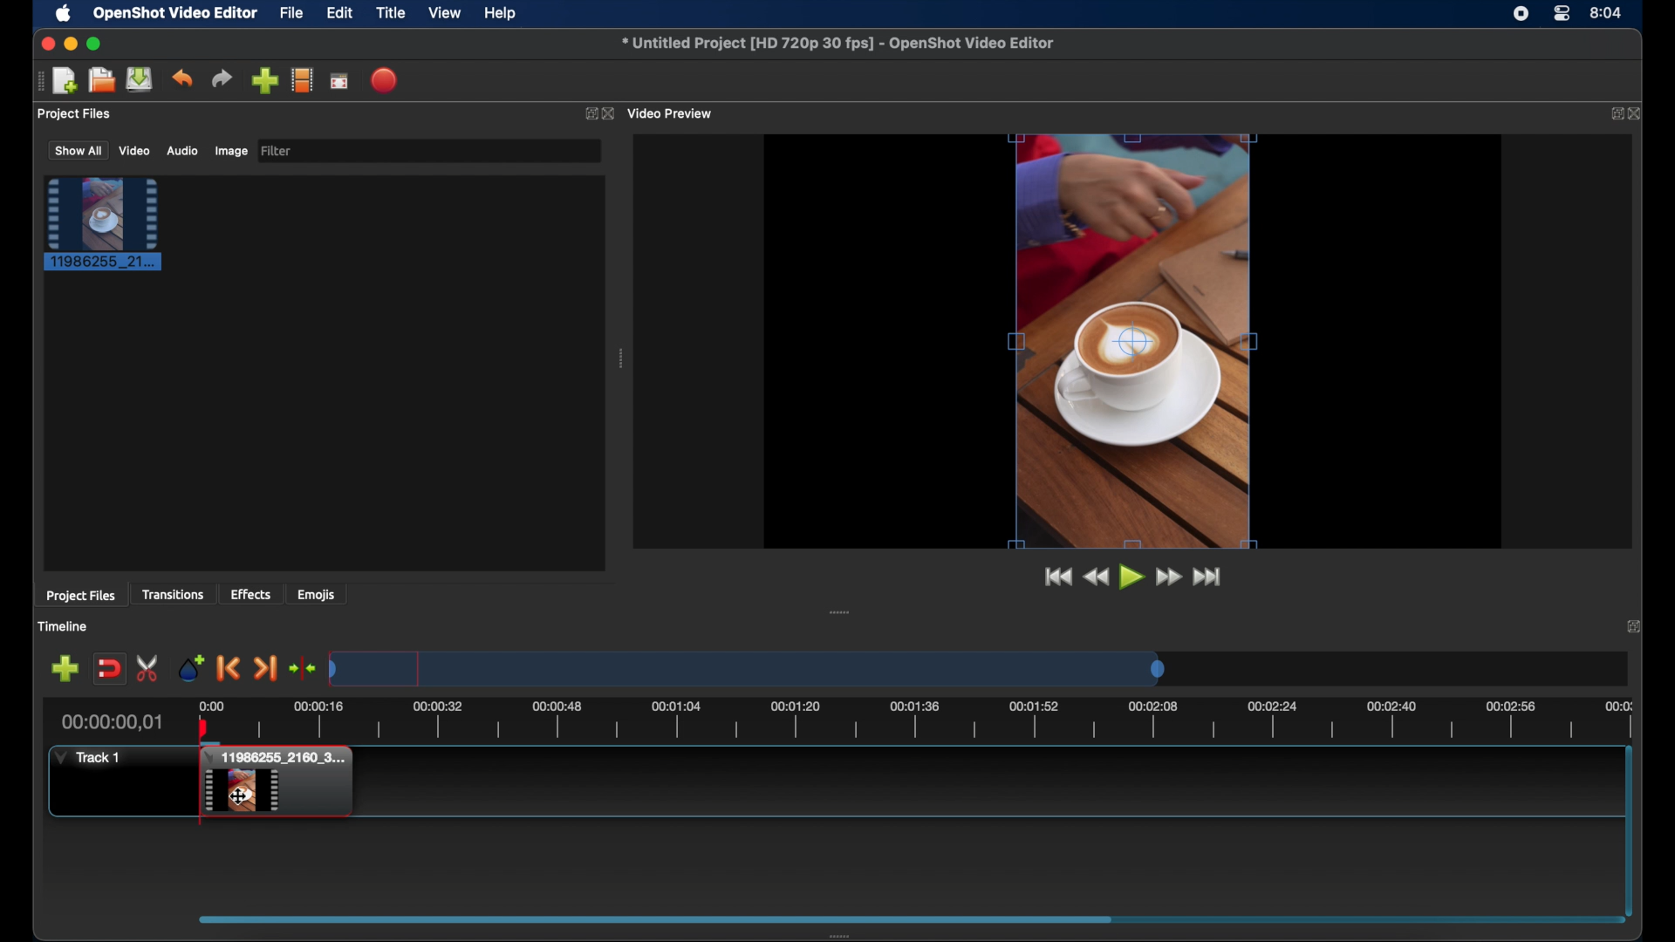 The width and height of the screenshot is (1675, 942). Describe the element at coordinates (673, 113) in the screenshot. I see `video preview` at that location.